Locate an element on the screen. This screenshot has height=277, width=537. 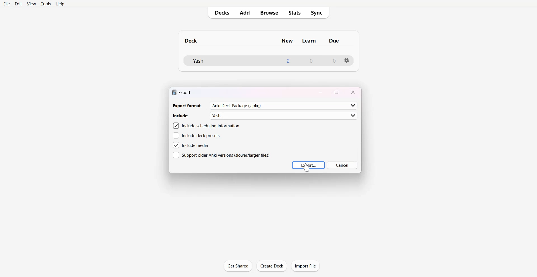
options is located at coordinates (347, 60).